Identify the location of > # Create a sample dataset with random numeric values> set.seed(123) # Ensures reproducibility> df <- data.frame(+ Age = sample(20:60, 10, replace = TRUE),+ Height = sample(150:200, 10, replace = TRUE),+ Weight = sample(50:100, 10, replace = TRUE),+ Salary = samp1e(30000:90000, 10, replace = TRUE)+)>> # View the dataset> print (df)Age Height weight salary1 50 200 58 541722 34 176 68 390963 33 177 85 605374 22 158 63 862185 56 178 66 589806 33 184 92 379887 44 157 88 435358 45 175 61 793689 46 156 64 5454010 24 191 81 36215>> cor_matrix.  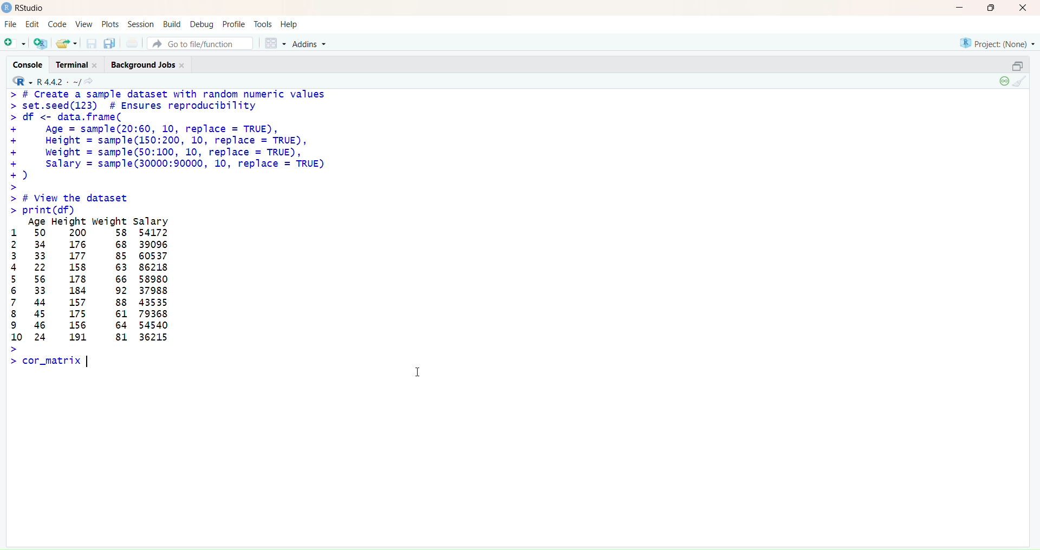
(181, 230).